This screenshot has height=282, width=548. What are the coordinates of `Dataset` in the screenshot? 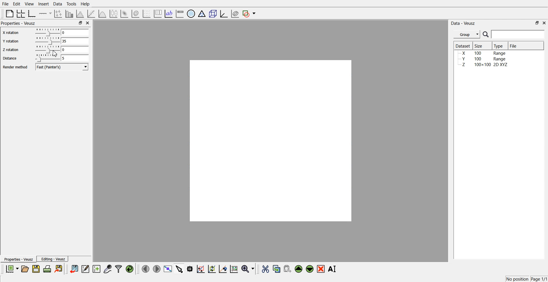 It's located at (463, 46).